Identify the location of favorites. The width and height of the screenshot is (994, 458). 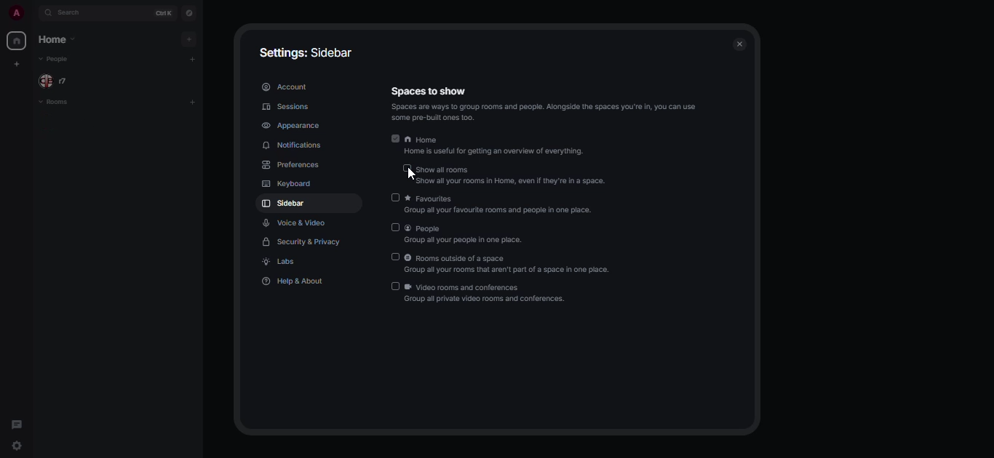
(504, 204).